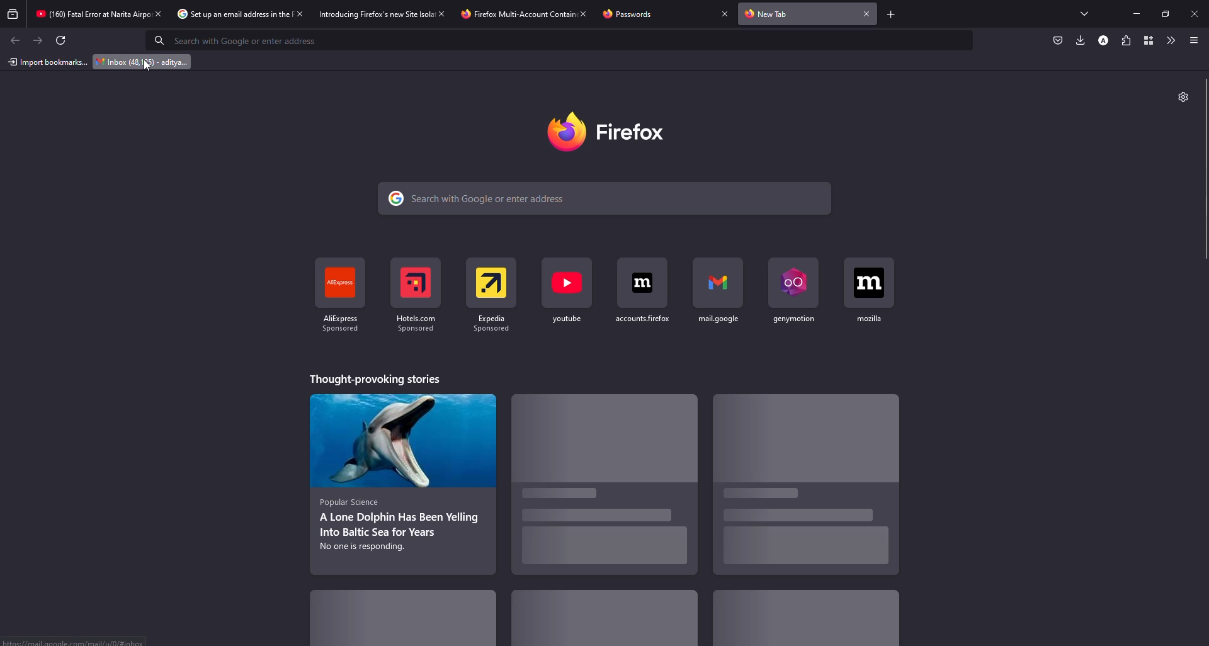 This screenshot has width=1209, height=646. Describe the element at coordinates (489, 326) in the screenshot. I see `Expedia Sponsored` at that location.